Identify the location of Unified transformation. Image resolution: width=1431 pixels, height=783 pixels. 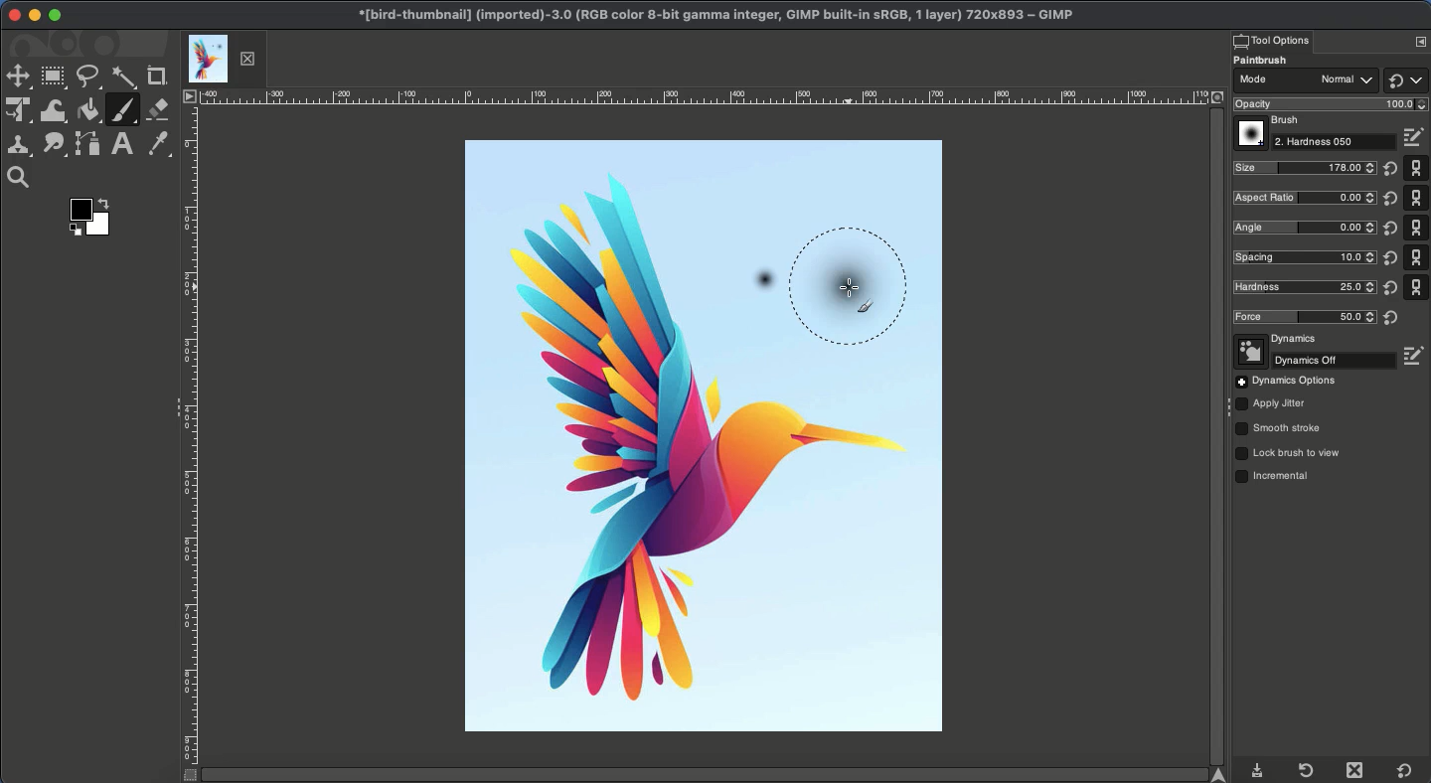
(19, 109).